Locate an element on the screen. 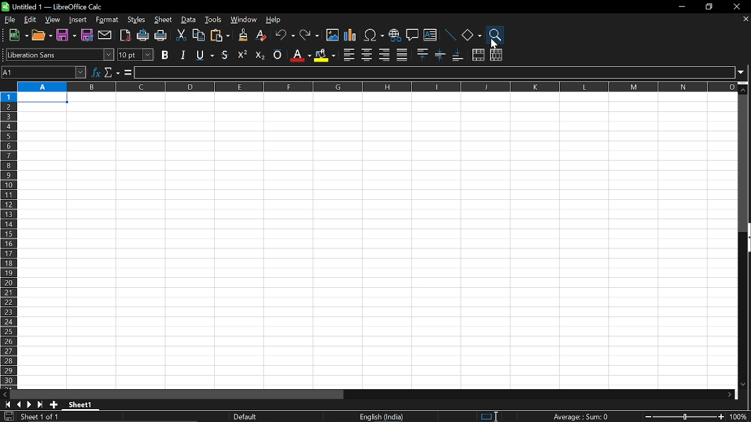 Image resolution: width=751 pixels, height=422 pixels. file is located at coordinates (11, 20).